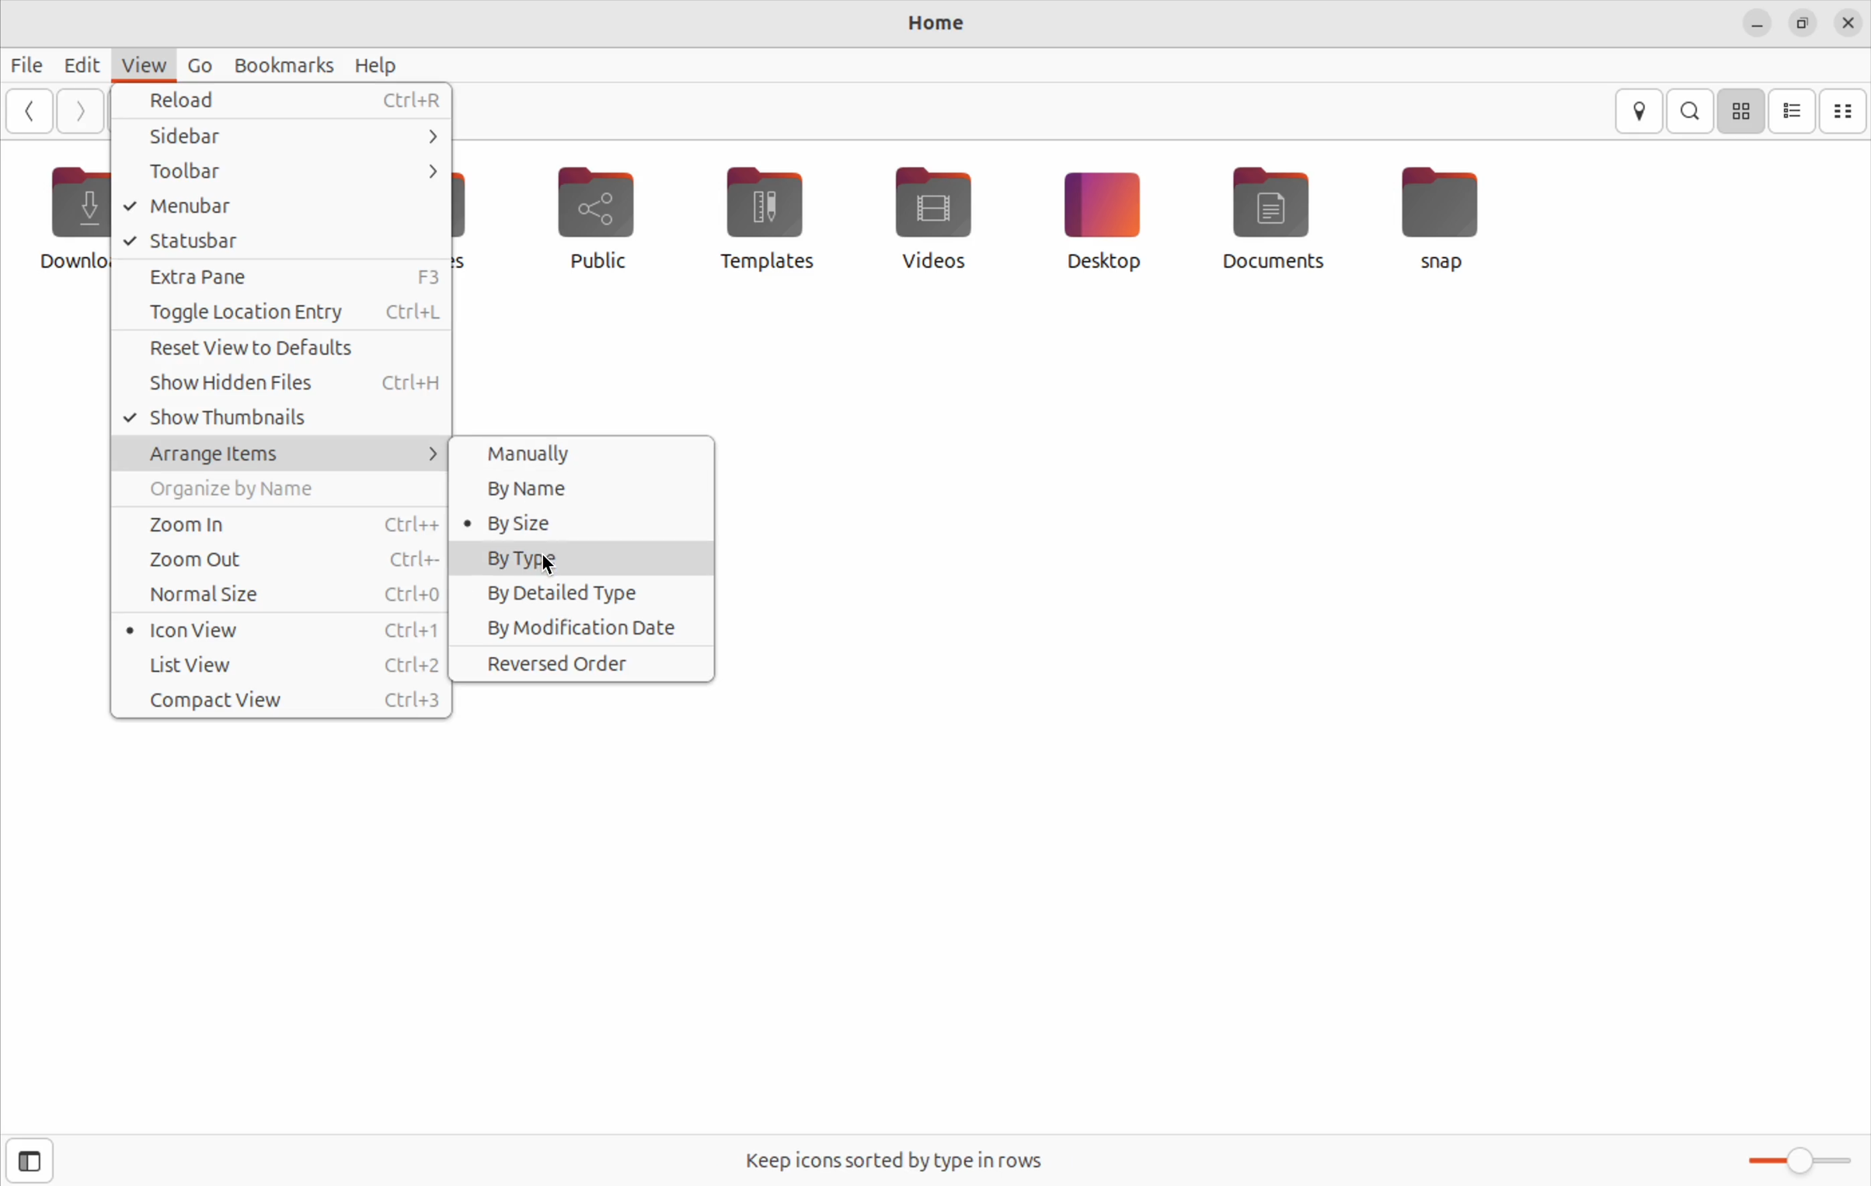 This screenshot has width=1871, height=1186. Describe the element at coordinates (280, 206) in the screenshot. I see `menu bar` at that location.